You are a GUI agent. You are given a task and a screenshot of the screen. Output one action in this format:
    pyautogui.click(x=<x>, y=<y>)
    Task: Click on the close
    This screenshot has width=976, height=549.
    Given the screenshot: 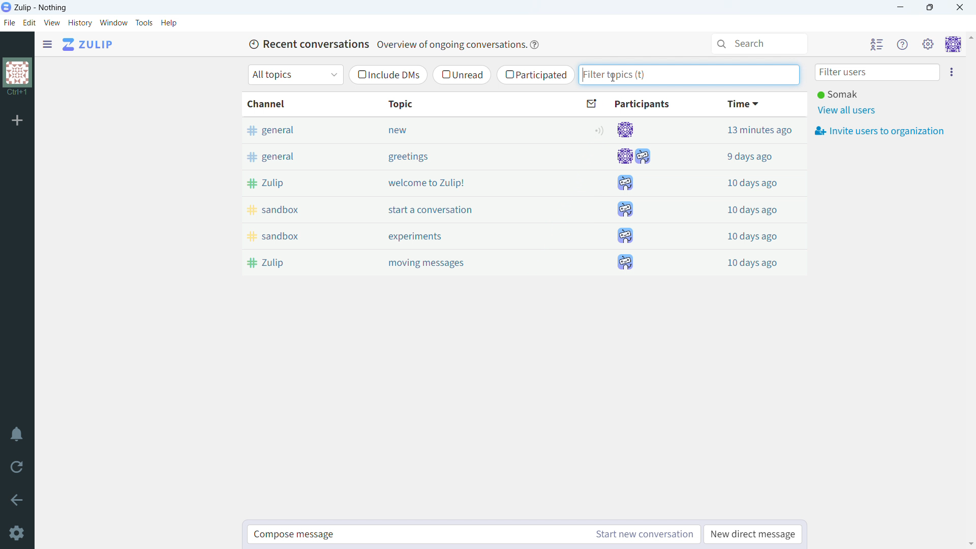 What is the action you would take?
    pyautogui.click(x=959, y=8)
    